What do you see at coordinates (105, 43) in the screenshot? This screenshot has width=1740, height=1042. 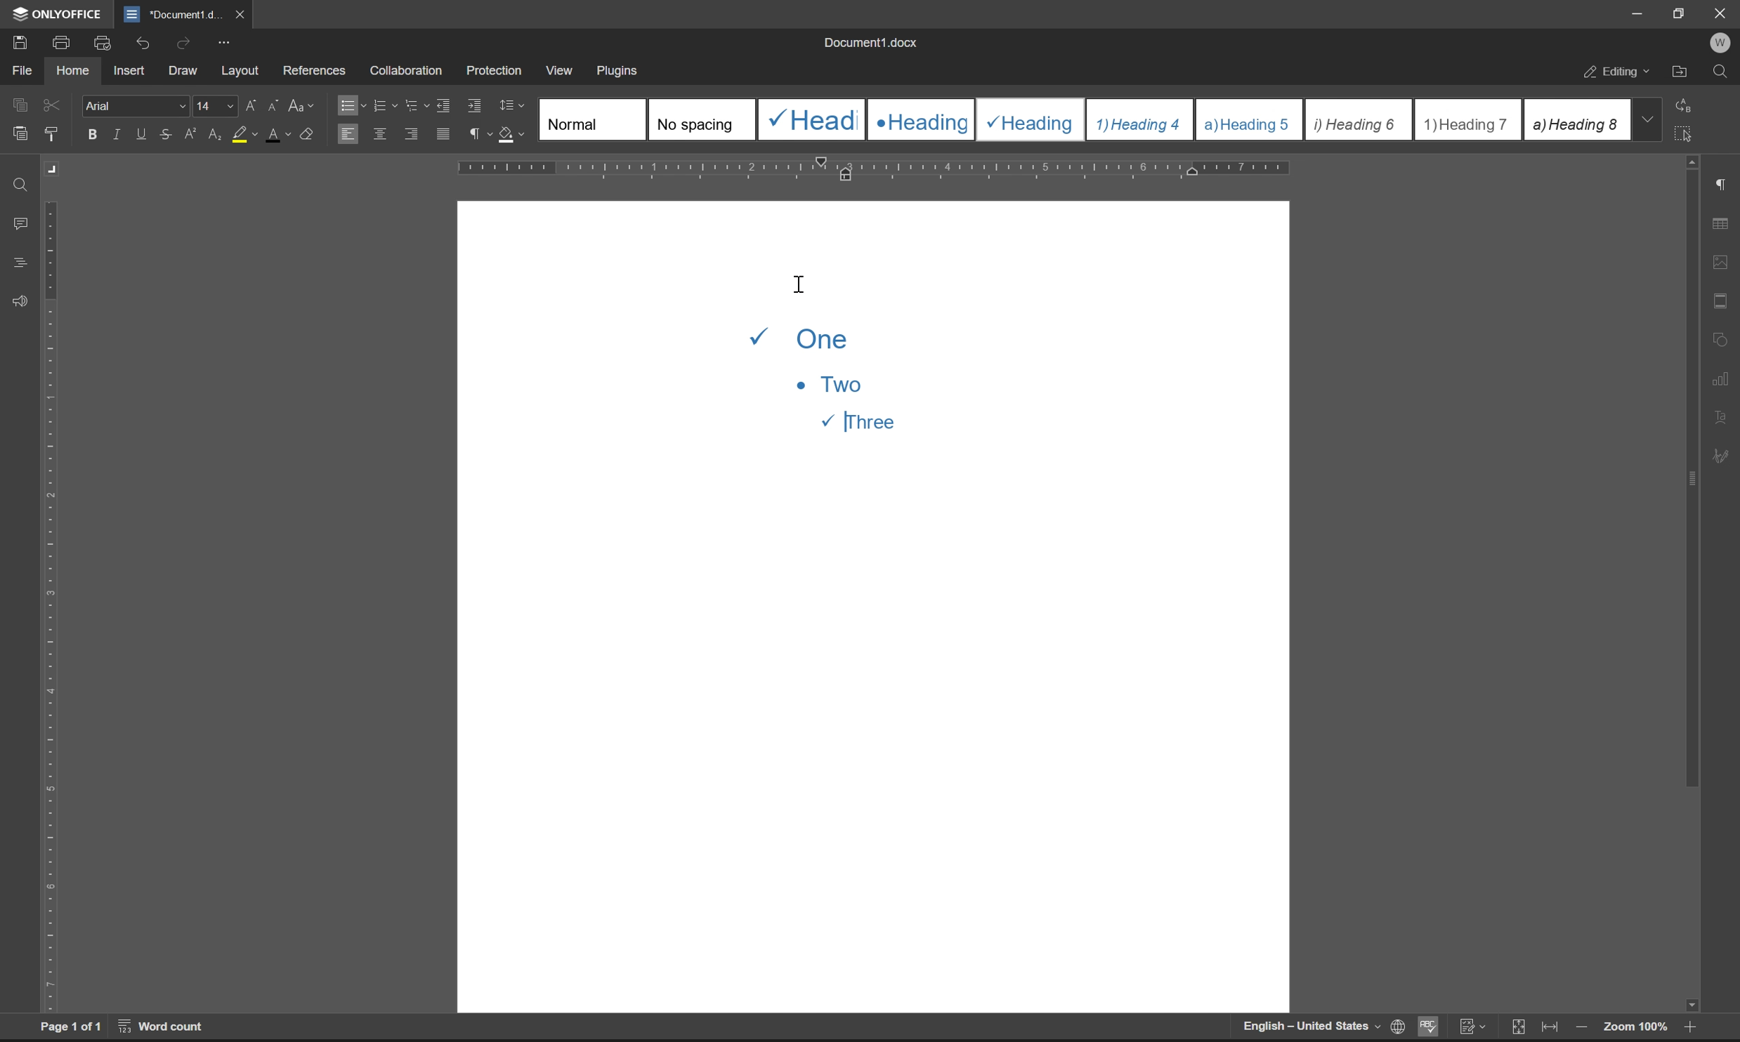 I see `print preview` at bounding box center [105, 43].